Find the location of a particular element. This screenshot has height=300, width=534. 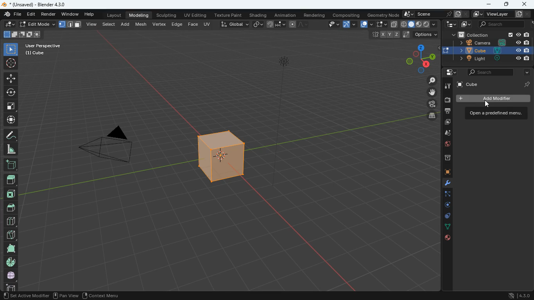

camera is located at coordinates (429, 103).